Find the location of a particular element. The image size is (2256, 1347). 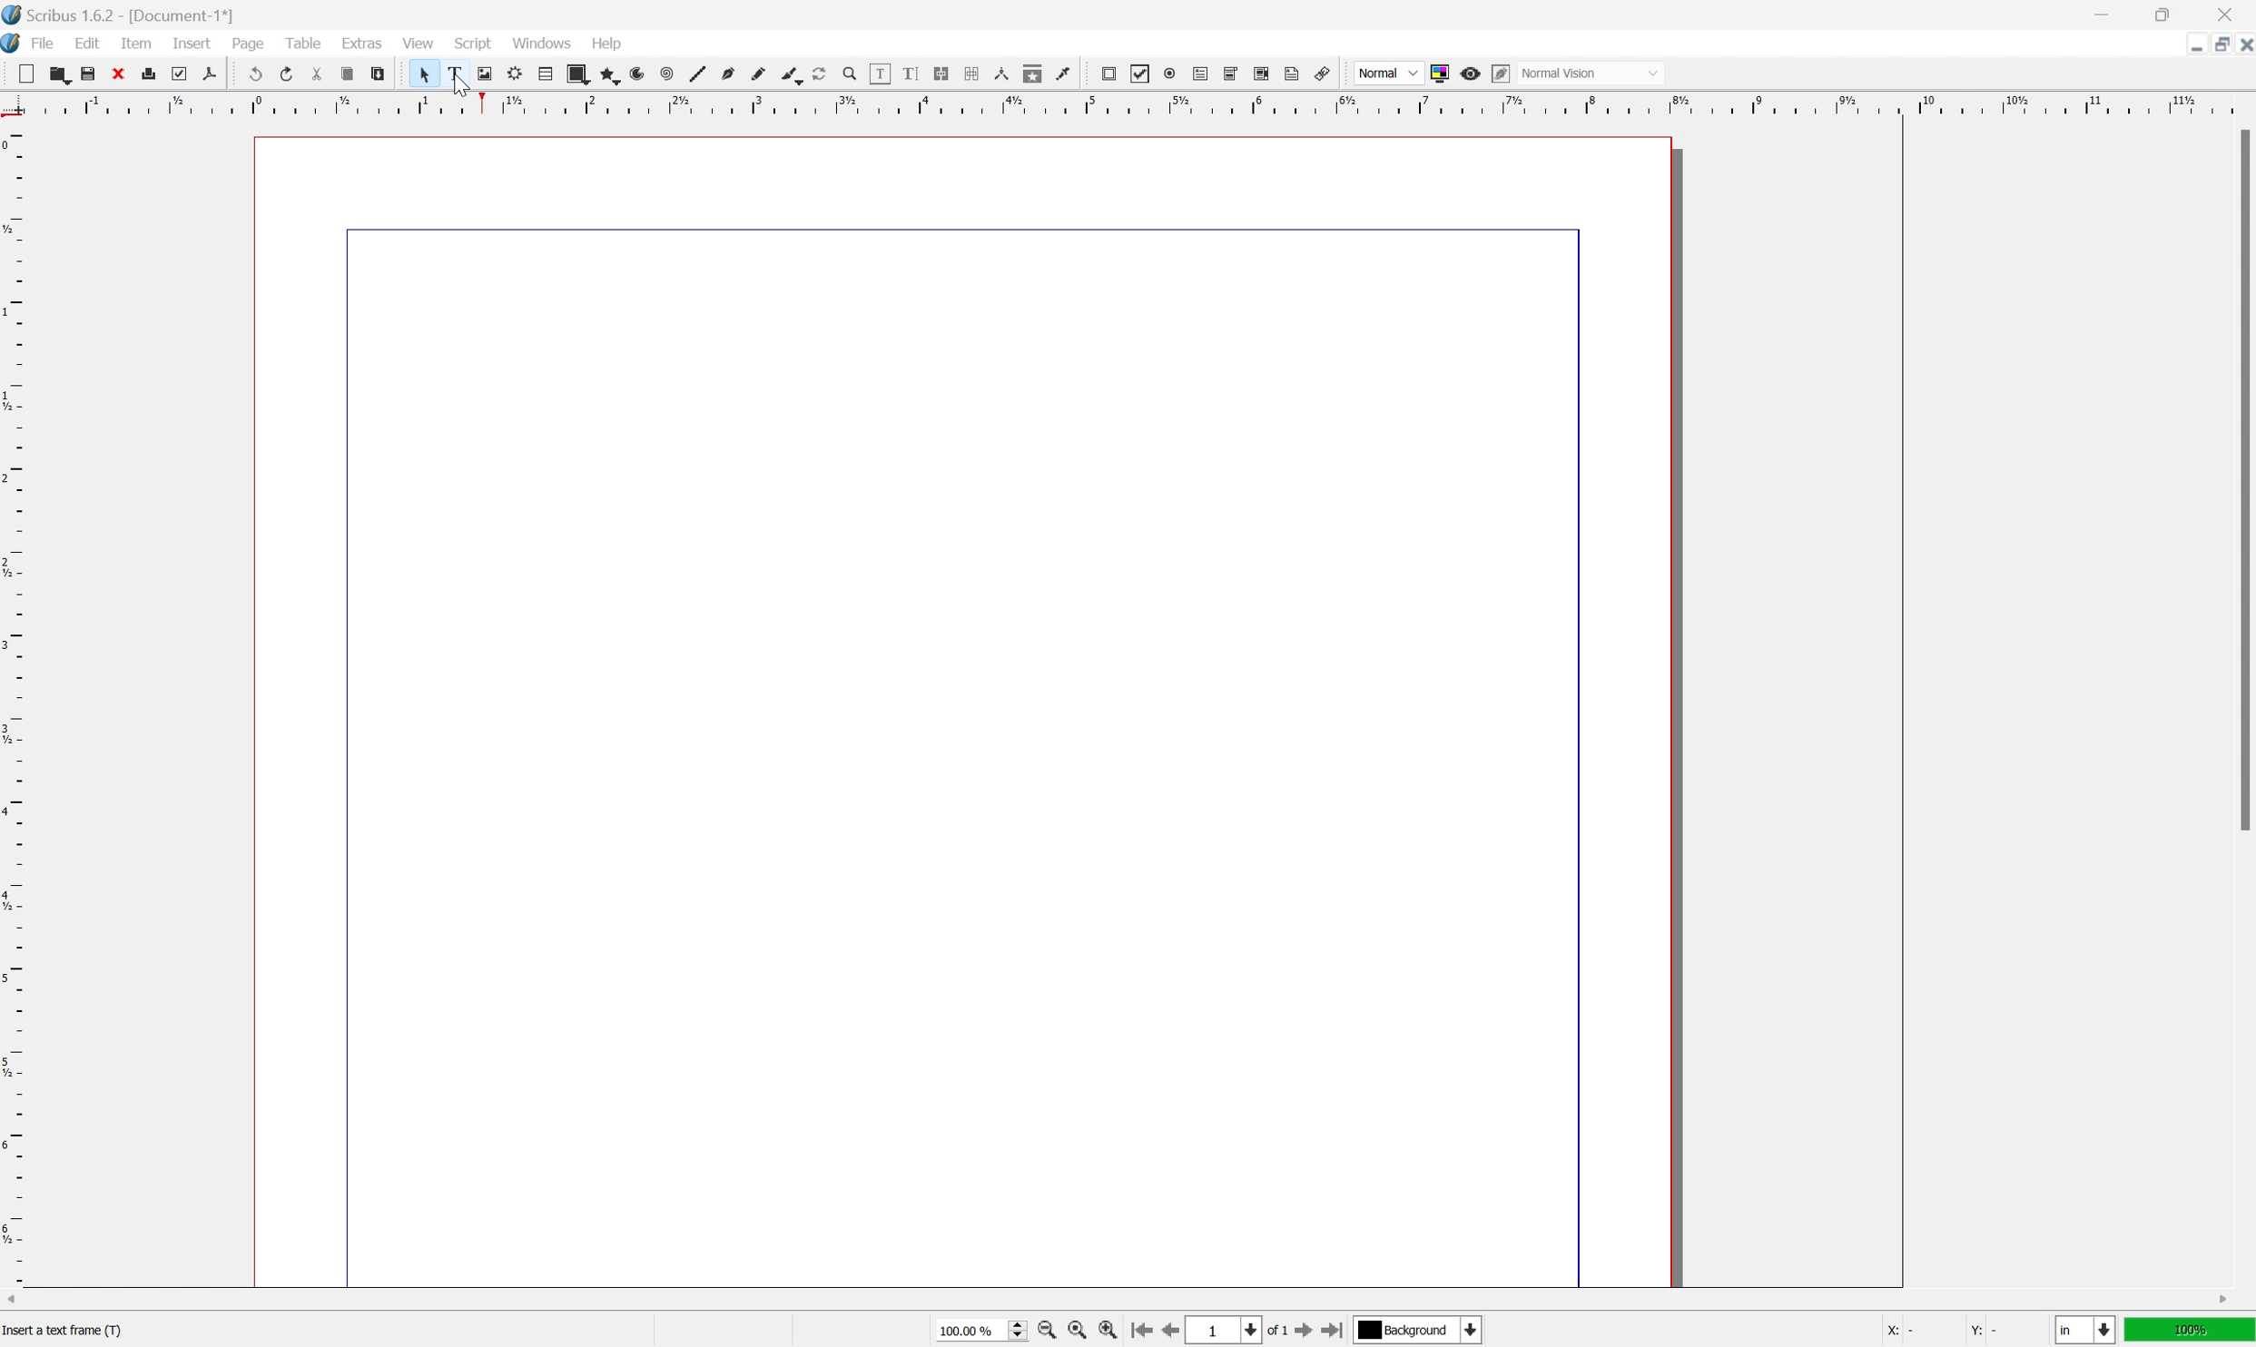

extras is located at coordinates (364, 42).